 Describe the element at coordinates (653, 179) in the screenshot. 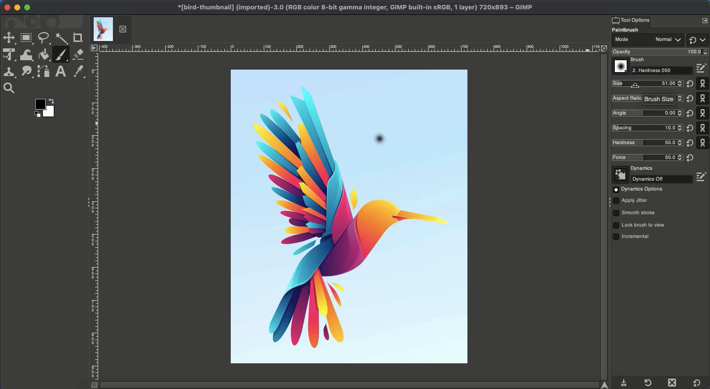

I see `Off` at that location.